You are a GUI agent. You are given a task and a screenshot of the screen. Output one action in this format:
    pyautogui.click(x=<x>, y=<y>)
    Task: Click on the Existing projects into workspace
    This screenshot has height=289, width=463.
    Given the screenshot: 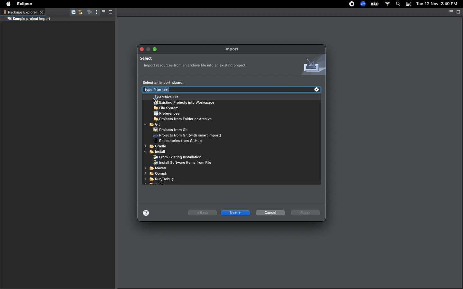 What is the action you would take?
    pyautogui.click(x=184, y=103)
    